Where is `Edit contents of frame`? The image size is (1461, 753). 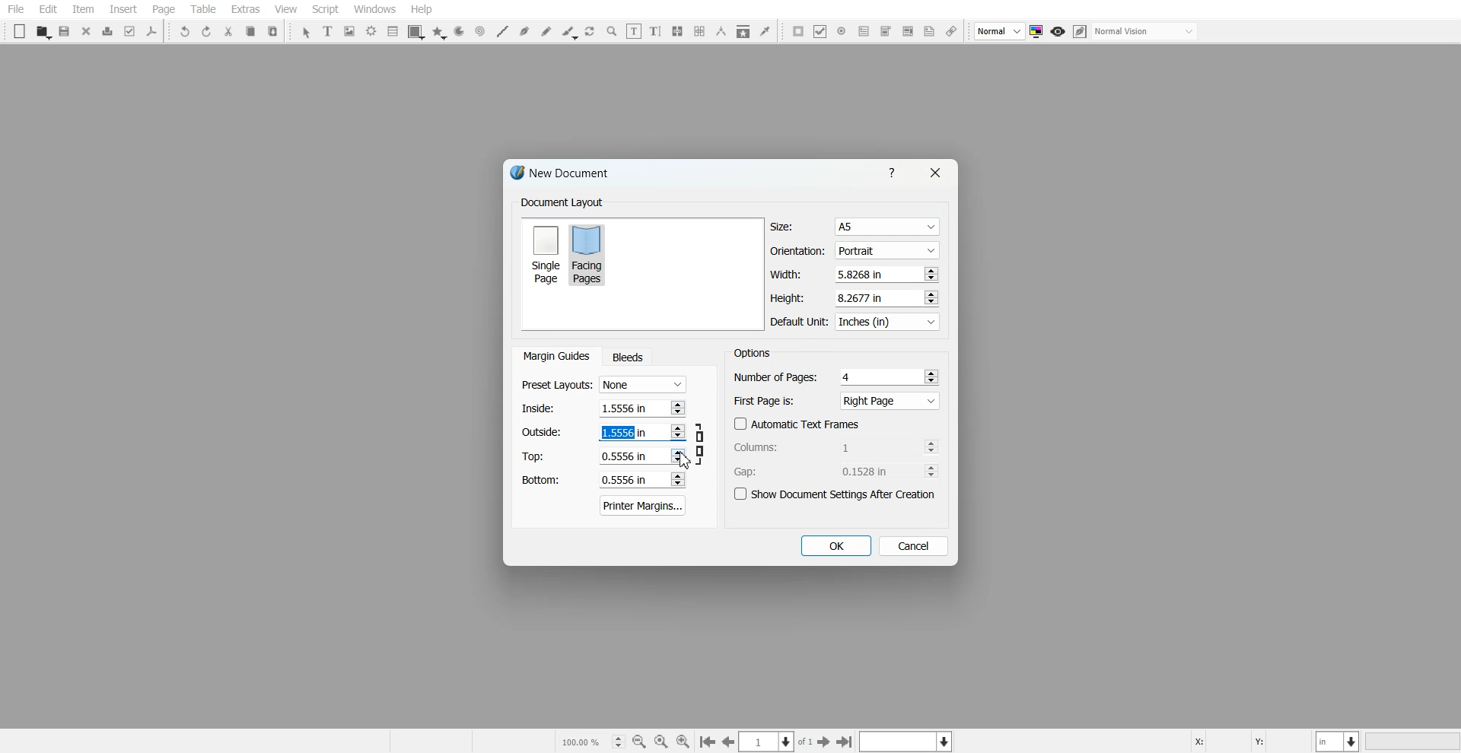
Edit contents of frame is located at coordinates (634, 30).